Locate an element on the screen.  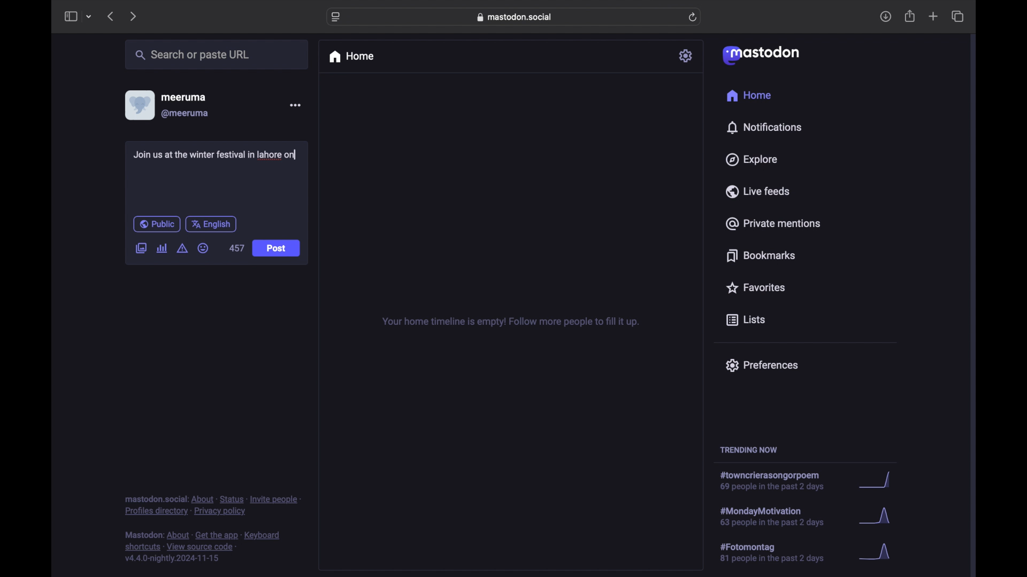
share is located at coordinates (910, 17).